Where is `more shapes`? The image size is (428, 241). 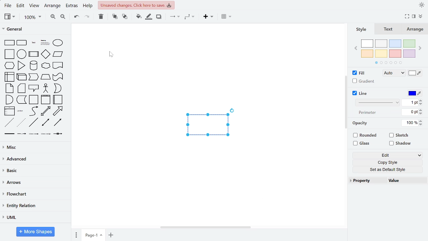
more shapes is located at coordinates (36, 232).